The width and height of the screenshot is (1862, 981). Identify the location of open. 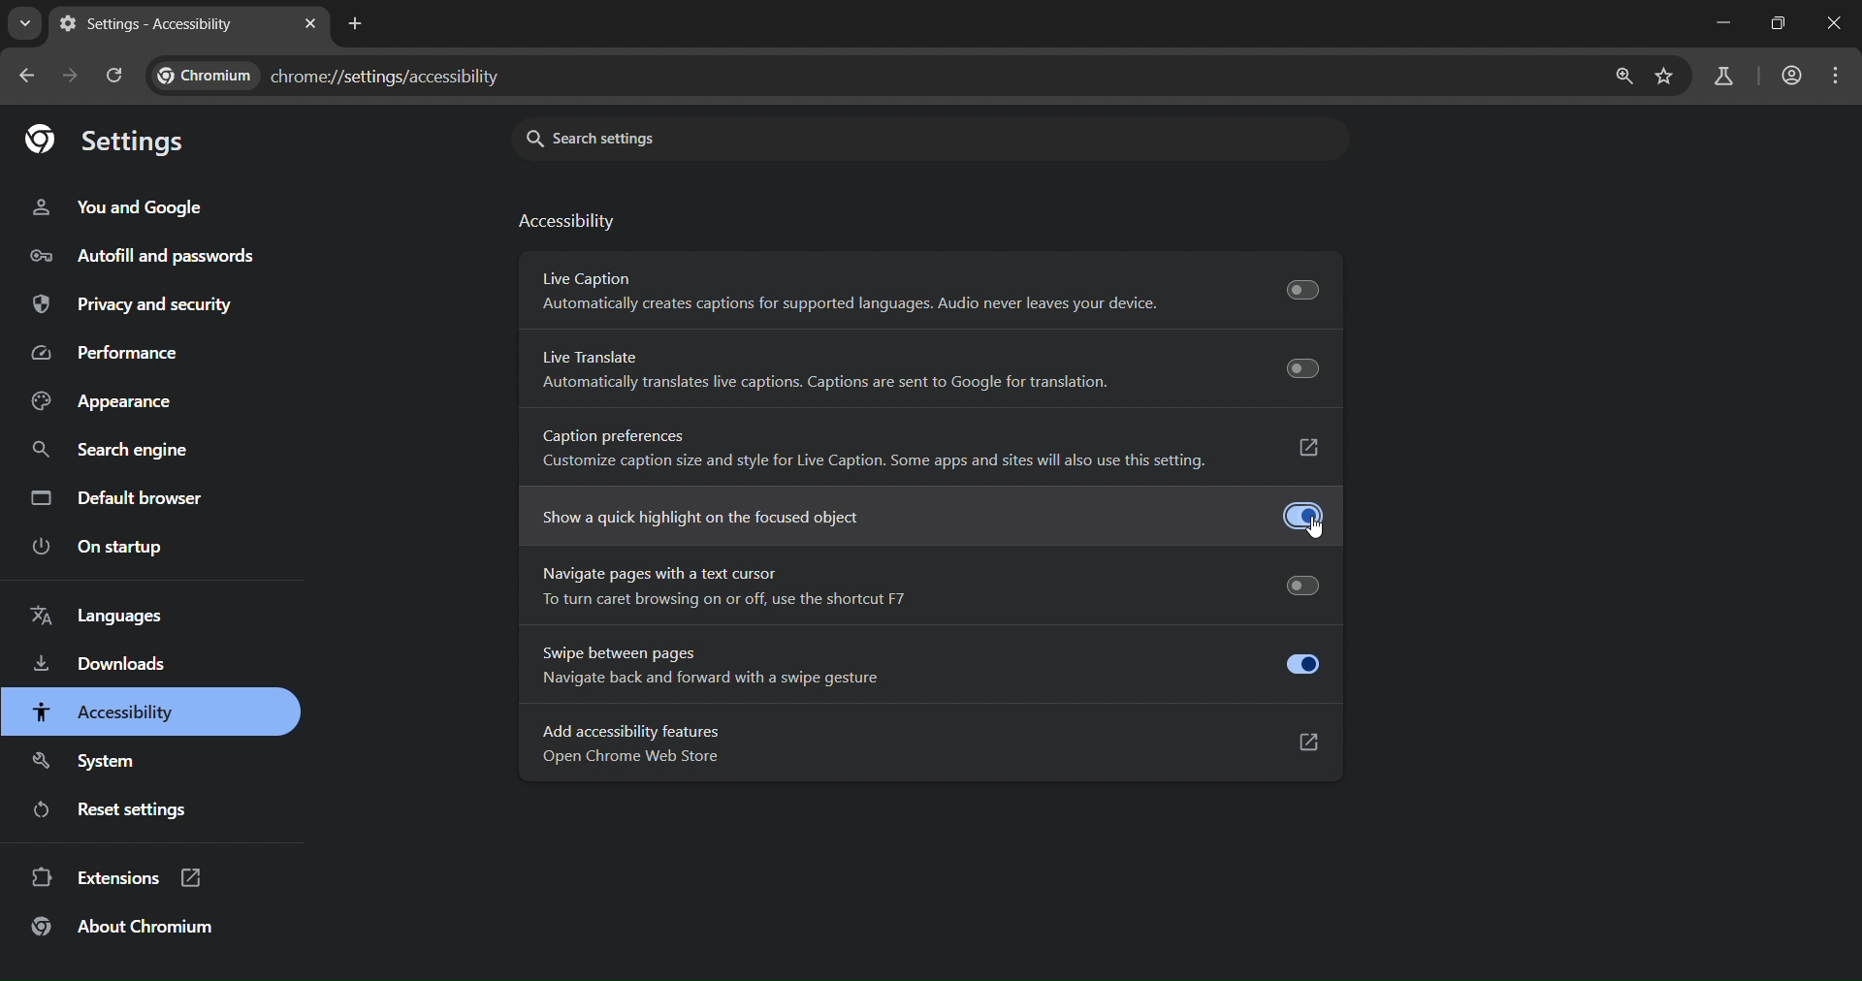
(1312, 450).